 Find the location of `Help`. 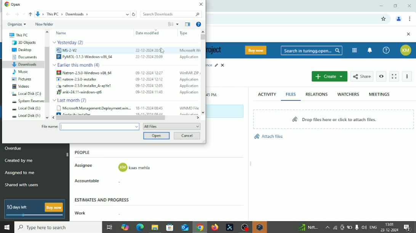

Help is located at coordinates (199, 24).